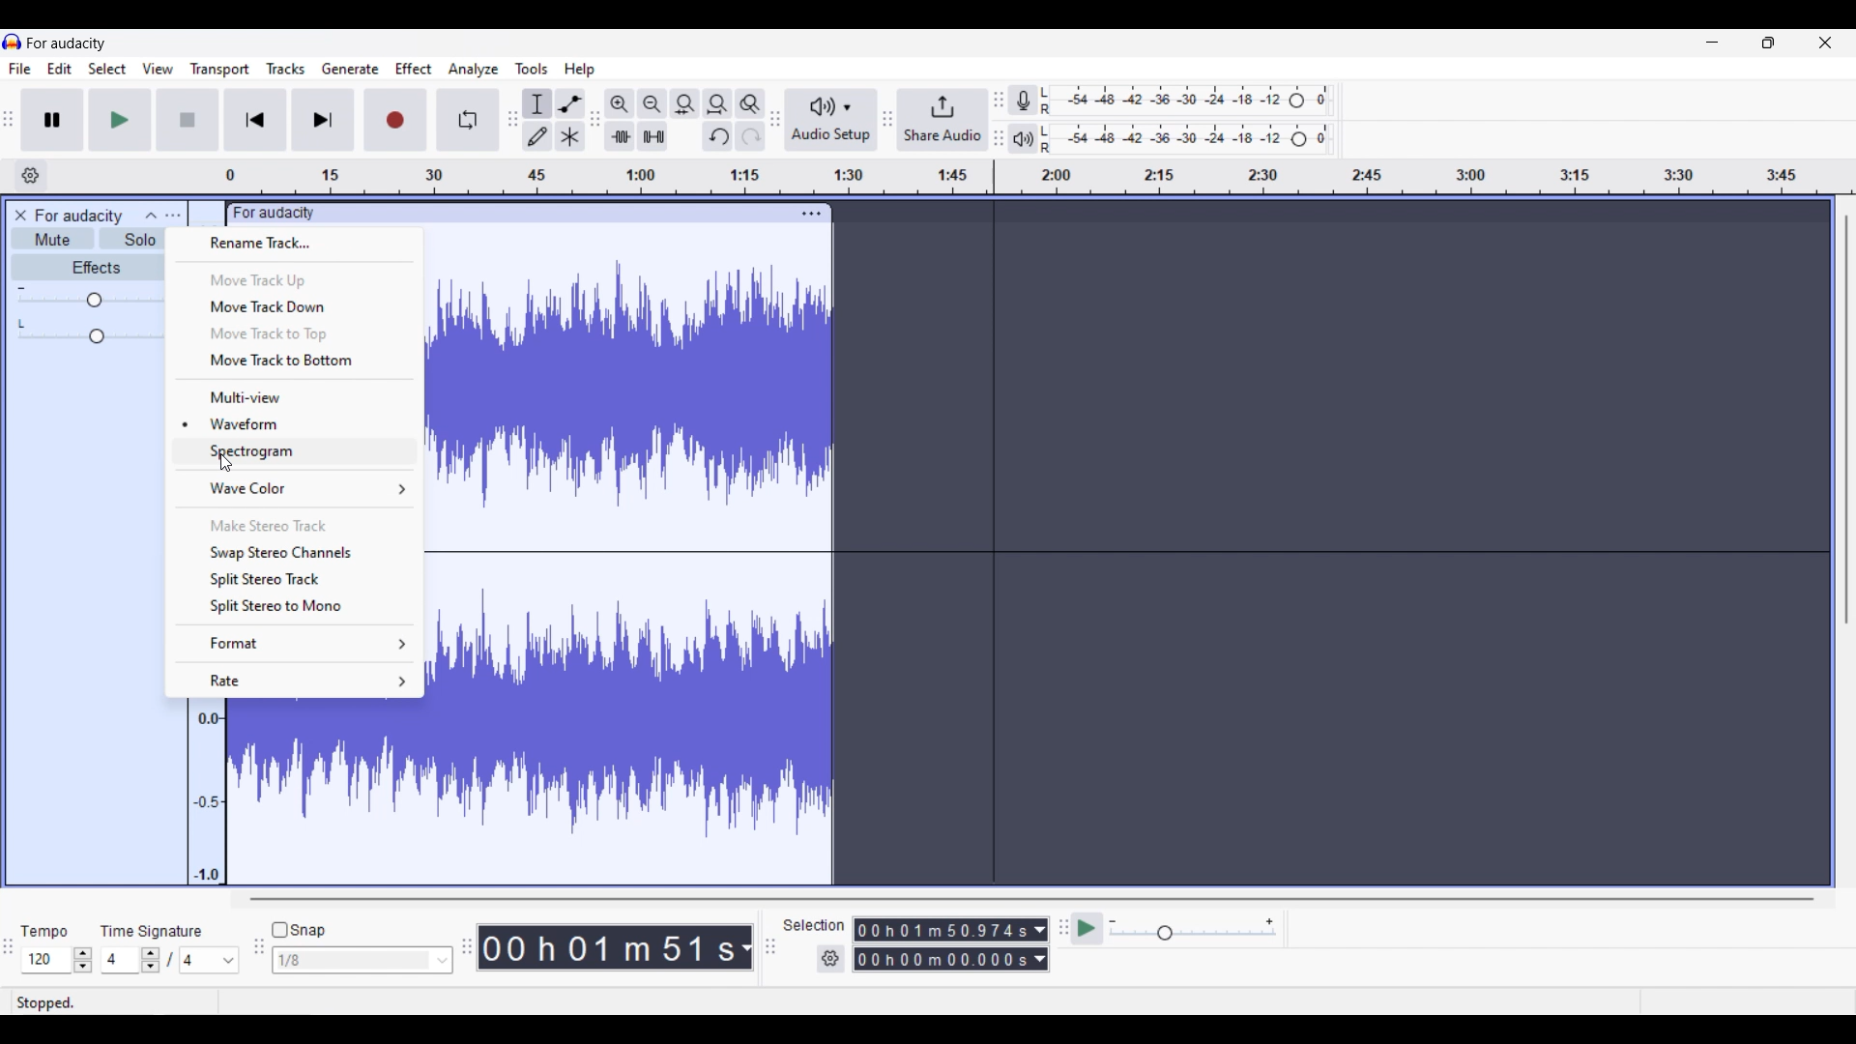 The height and width of the screenshot is (1044, 1856). Describe the element at coordinates (298, 681) in the screenshot. I see `Rate options` at that location.